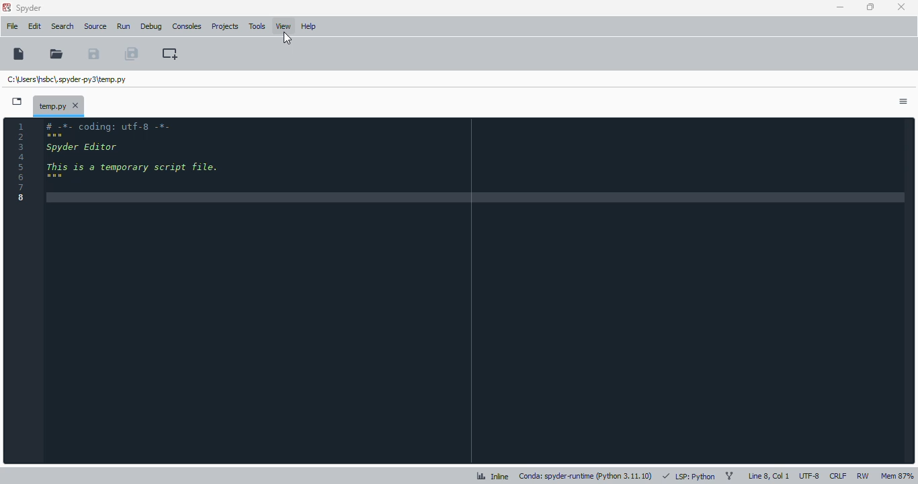  I want to click on new file, so click(18, 53).